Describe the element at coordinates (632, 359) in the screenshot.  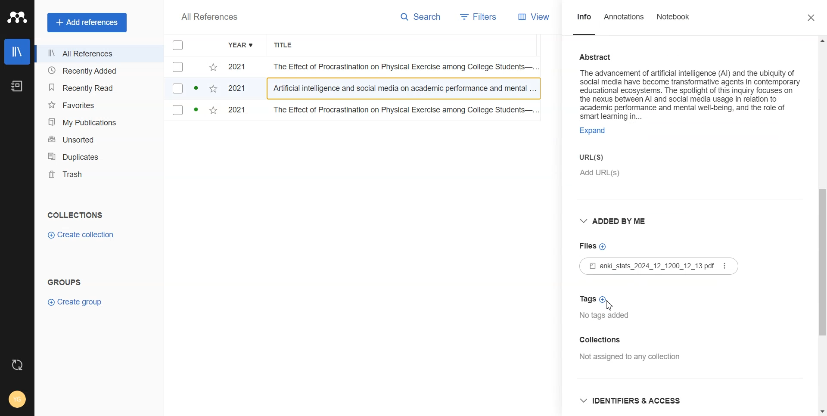
I see `Not assigned any collection` at that location.